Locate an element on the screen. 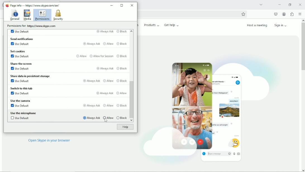 Image resolution: width=305 pixels, height=172 pixels. Block is located at coordinates (122, 118).